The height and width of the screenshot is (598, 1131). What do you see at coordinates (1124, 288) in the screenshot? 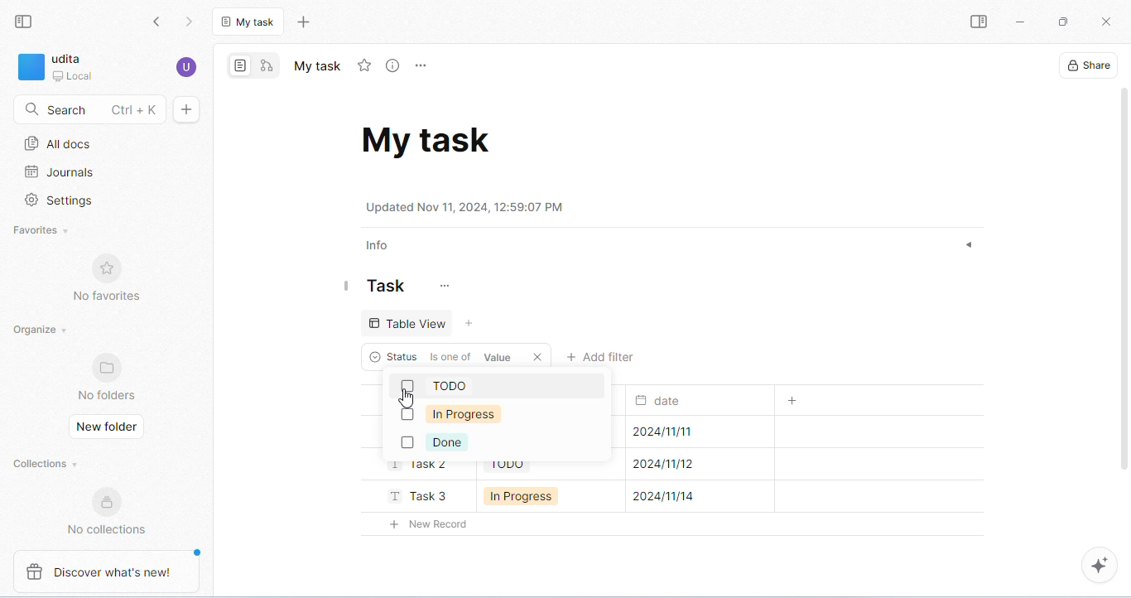
I see `vertical scroll bar` at bounding box center [1124, 288].